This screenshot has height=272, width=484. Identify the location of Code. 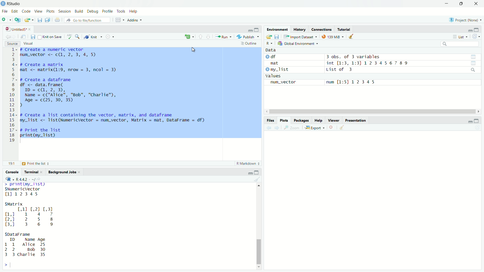
(27, 12).